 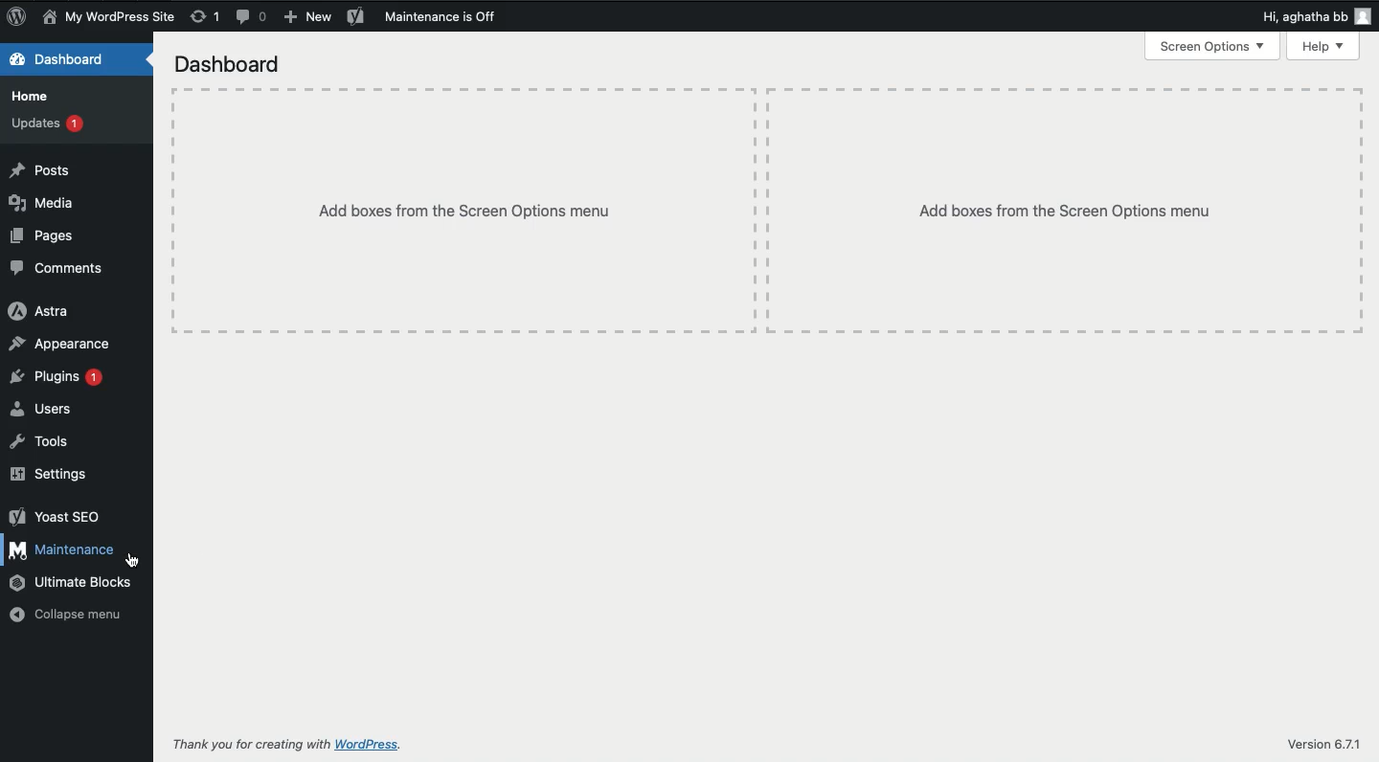 I want to click on Settings, so click(x=54, y=474).